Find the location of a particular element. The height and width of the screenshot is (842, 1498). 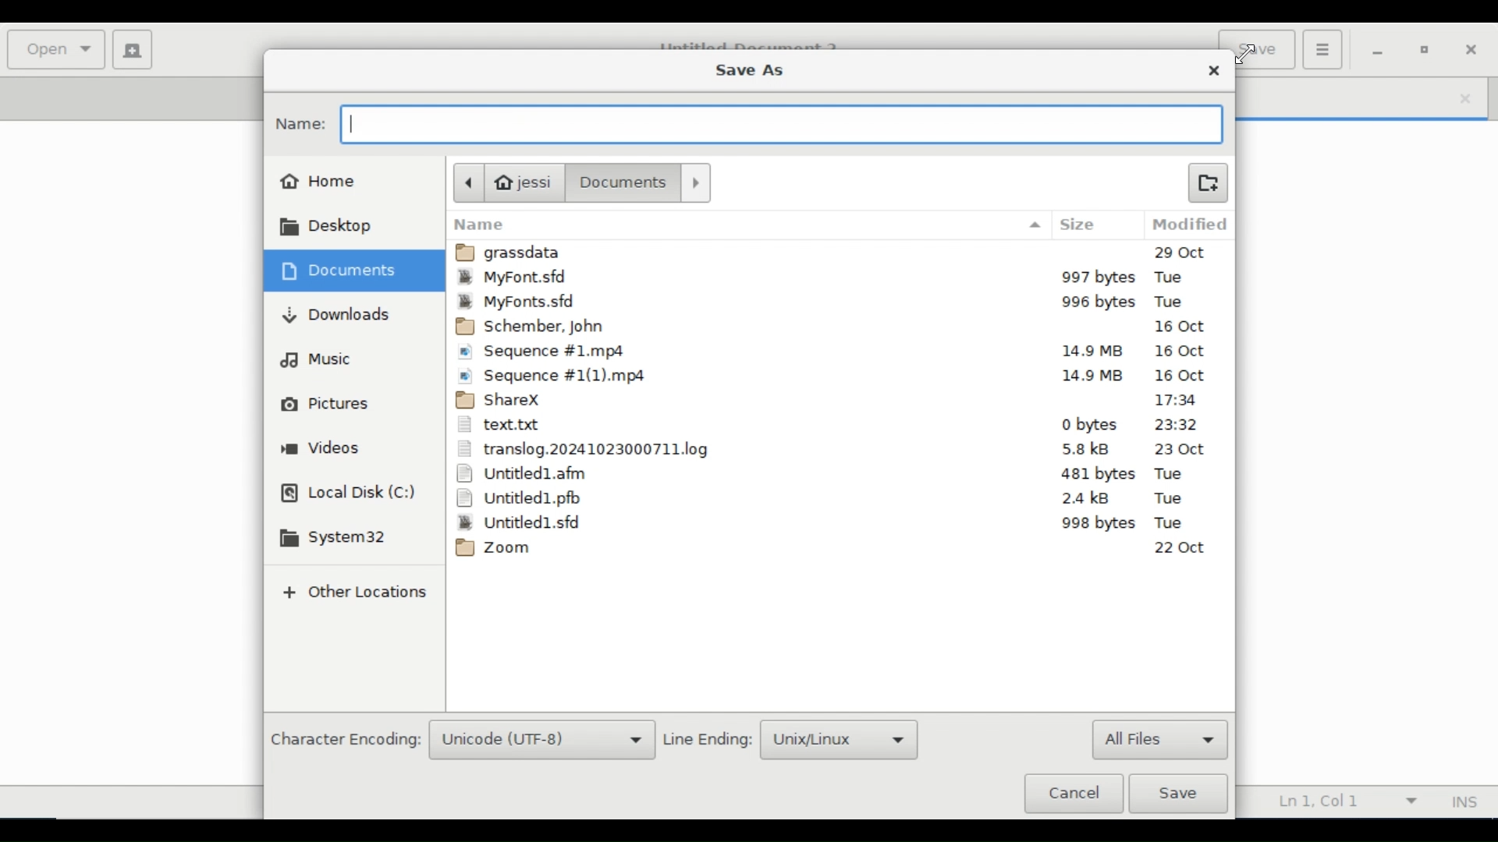

Untitled1.afm 481bytes Tue is located at coordinates (836, 474).